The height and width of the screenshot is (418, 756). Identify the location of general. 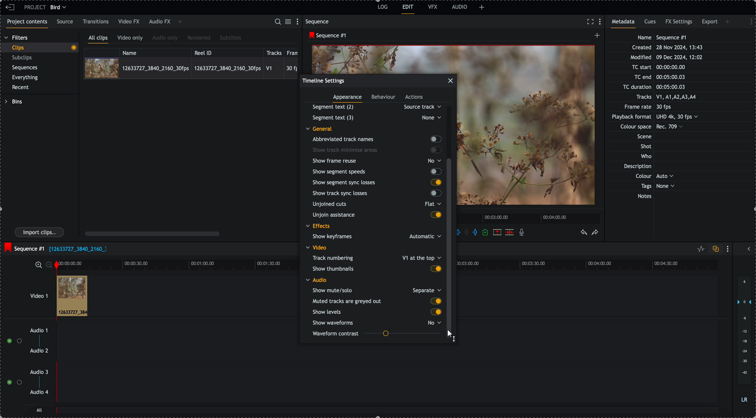
(323, 128).